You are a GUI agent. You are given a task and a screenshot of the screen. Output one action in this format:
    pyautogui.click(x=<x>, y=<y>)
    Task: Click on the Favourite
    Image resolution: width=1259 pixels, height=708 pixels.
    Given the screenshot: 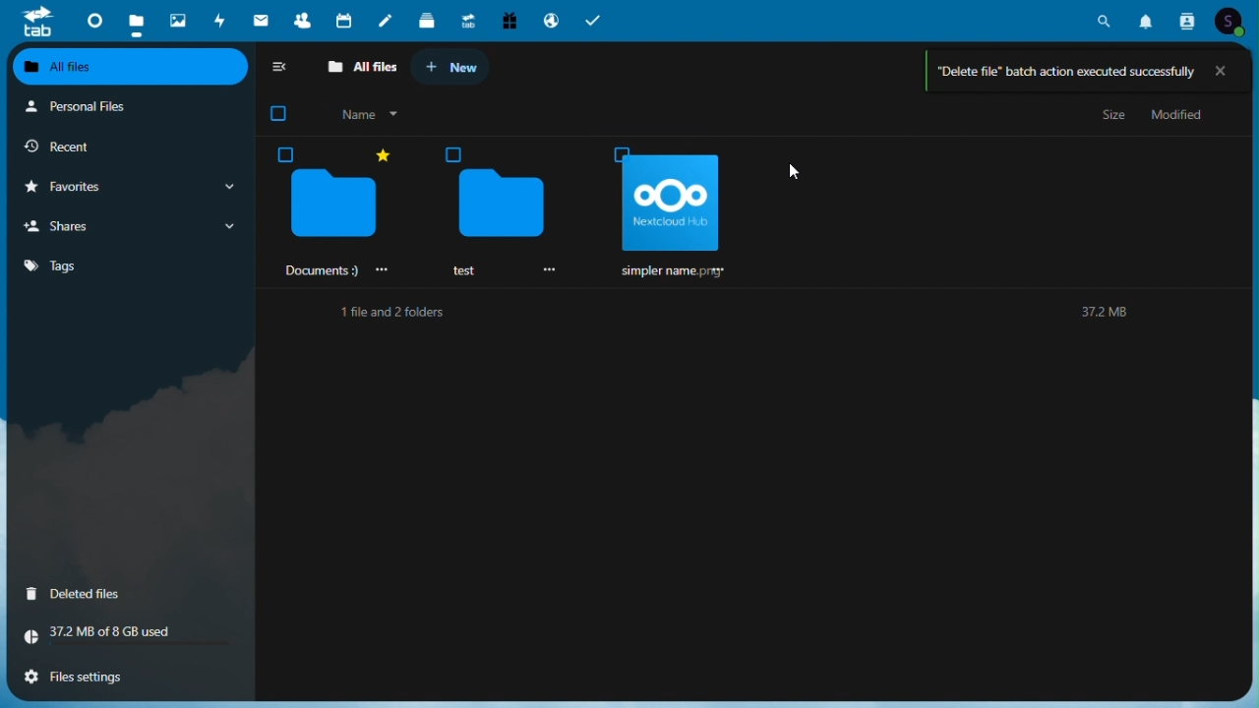 What is the action you would take?
    pyautogui.click(x=128, y=189)
    